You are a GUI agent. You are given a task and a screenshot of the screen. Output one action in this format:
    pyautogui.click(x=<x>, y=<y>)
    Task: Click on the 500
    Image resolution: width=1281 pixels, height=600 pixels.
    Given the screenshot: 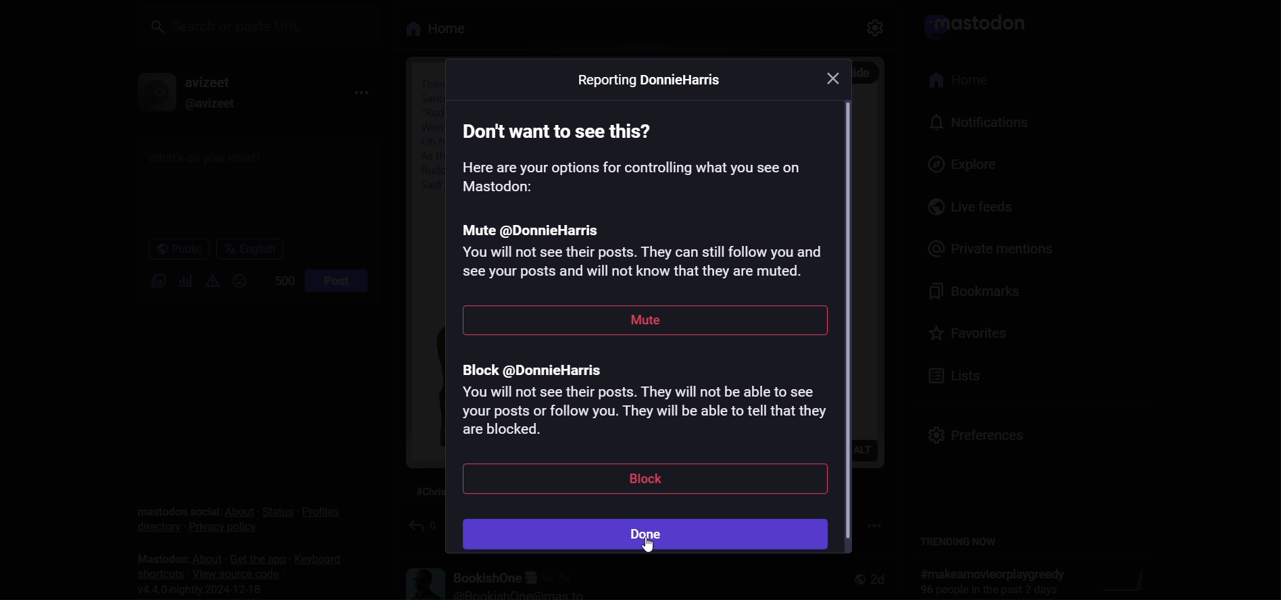 What is the action you would take?
    pyautogui.click(x=276, y=280)
    